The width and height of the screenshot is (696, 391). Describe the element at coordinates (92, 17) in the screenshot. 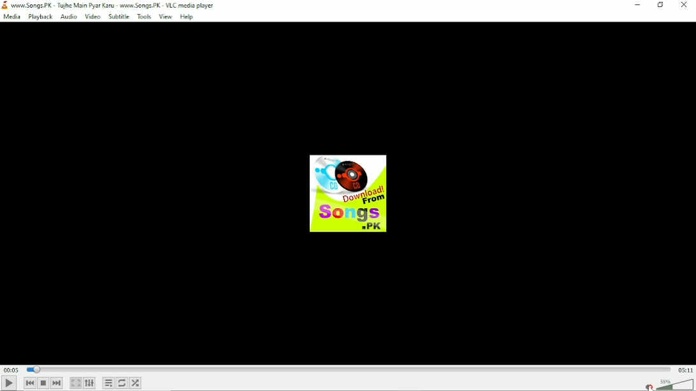

I see `Video` at that location.